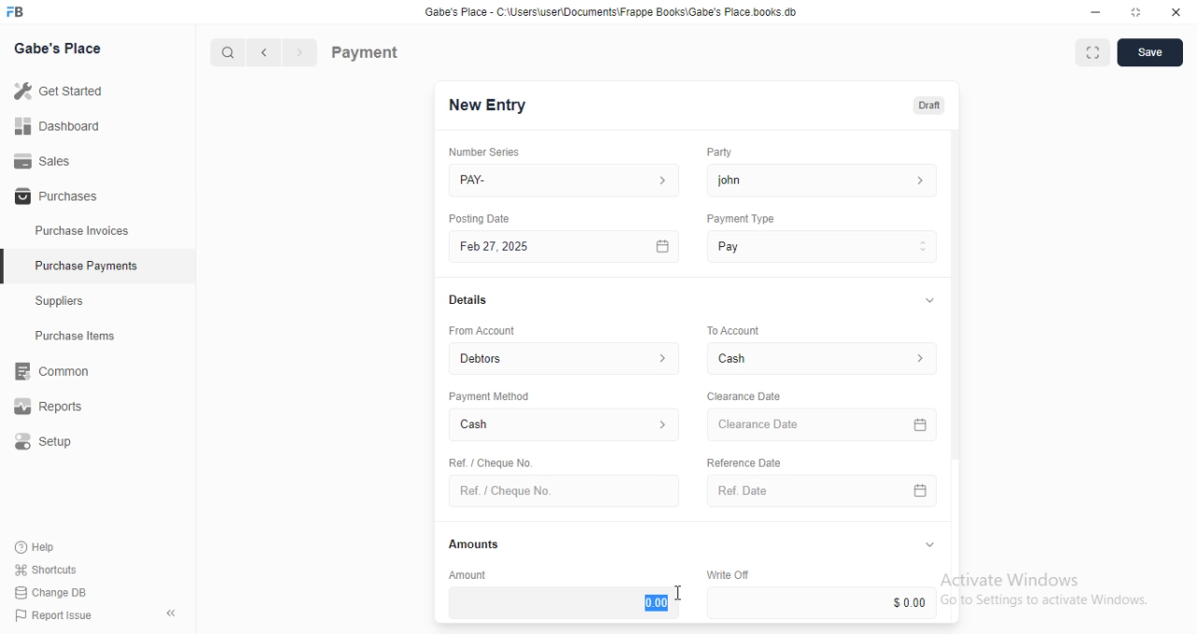 The width and height of the screenshot is (1197, 634). What do you see at coordinates (170, 612) in the screenshot?
I see `collapse sidebar` at bounding box center [170, 612].